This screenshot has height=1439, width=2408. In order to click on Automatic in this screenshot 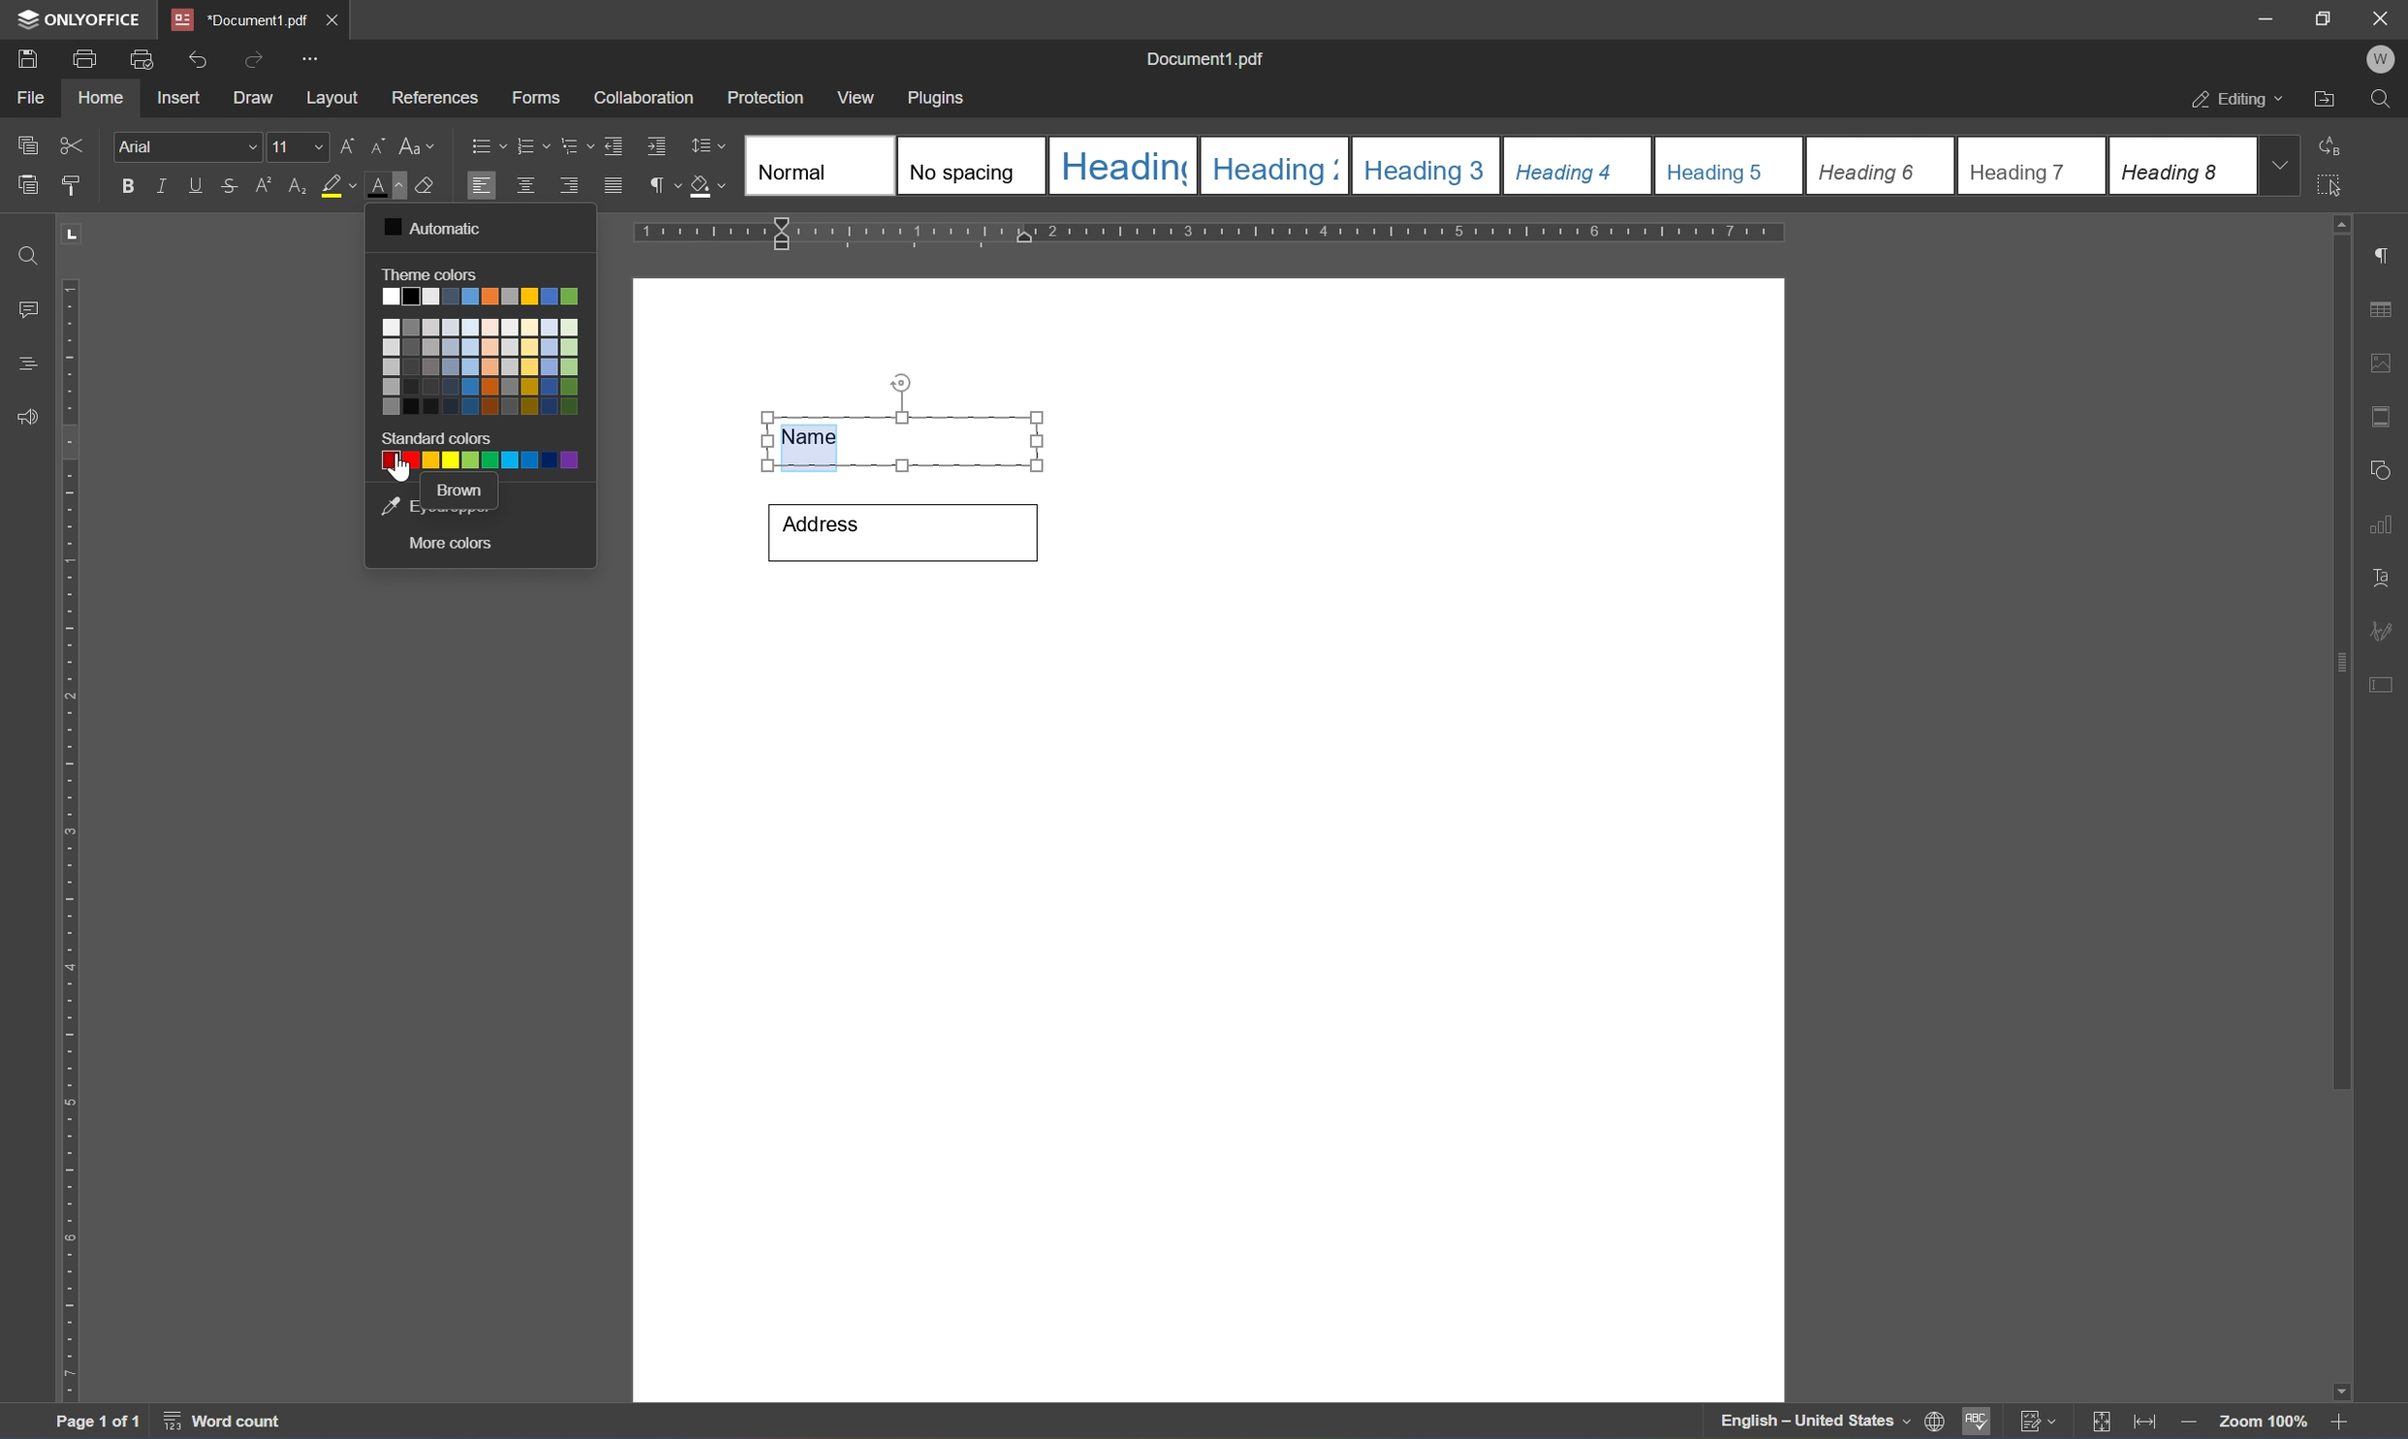, I will do `click(436, 225)`.